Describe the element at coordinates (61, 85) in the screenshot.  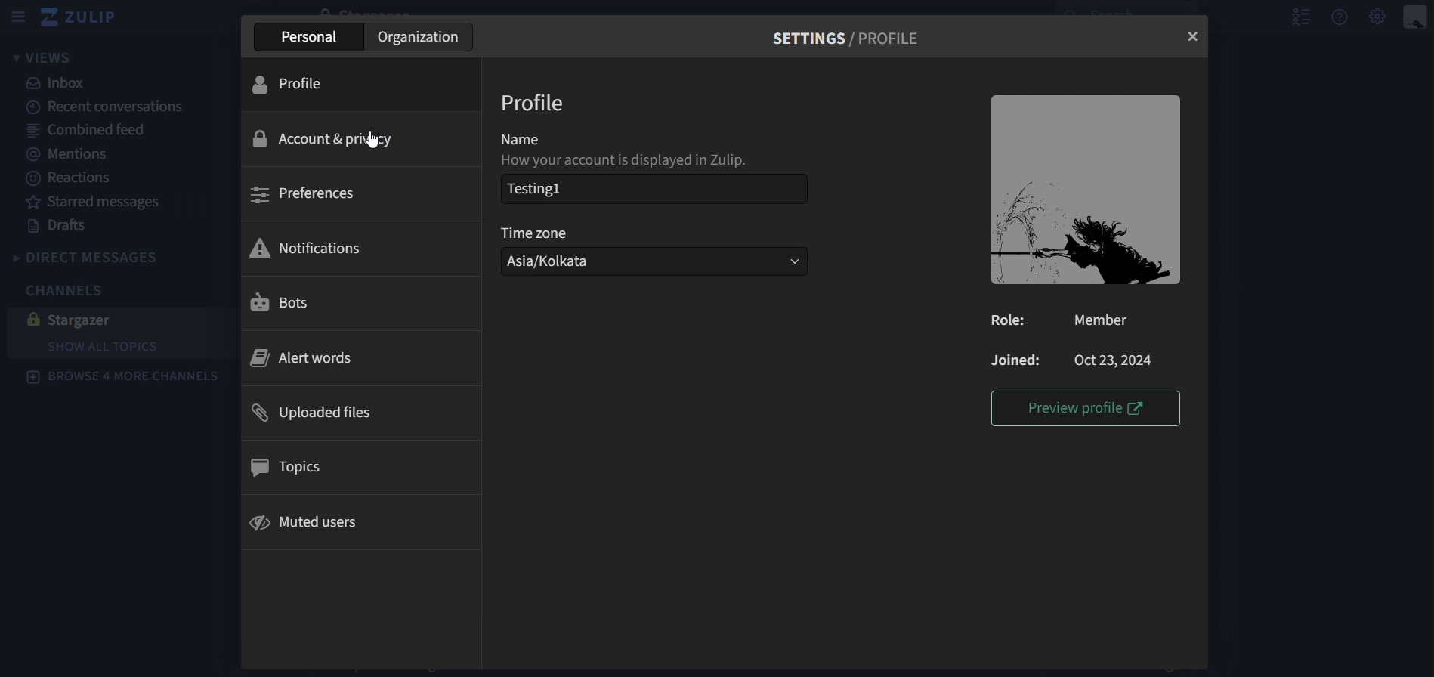
I see `inbox` at that location.